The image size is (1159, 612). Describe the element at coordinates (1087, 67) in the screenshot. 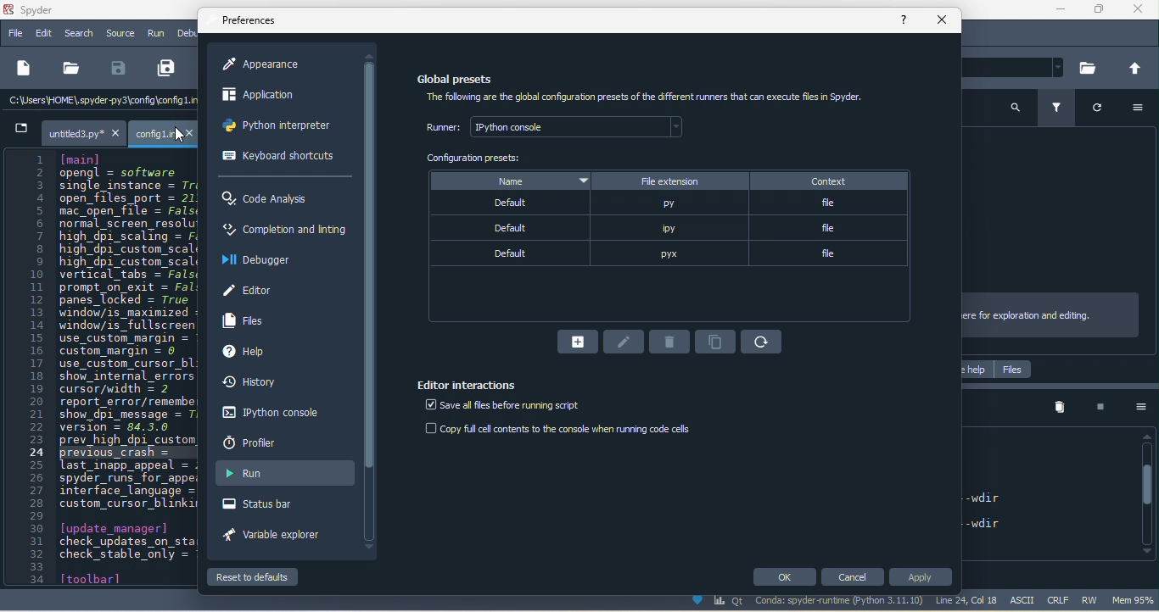

I see `browse` at that location.